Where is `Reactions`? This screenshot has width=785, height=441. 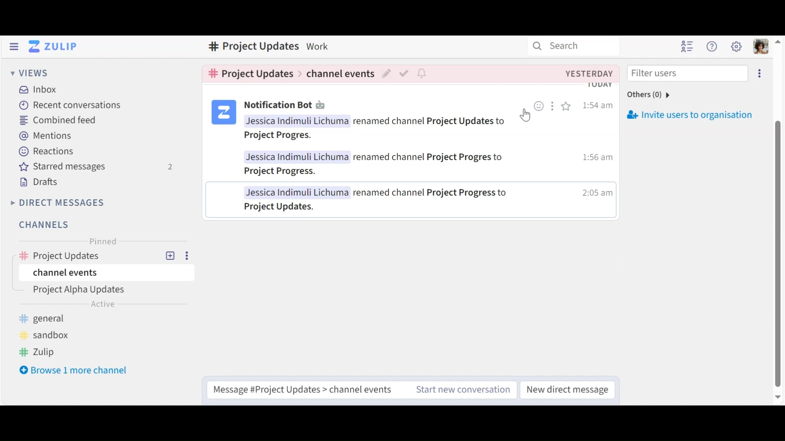
Reactions is located at coordinates (47, 152).